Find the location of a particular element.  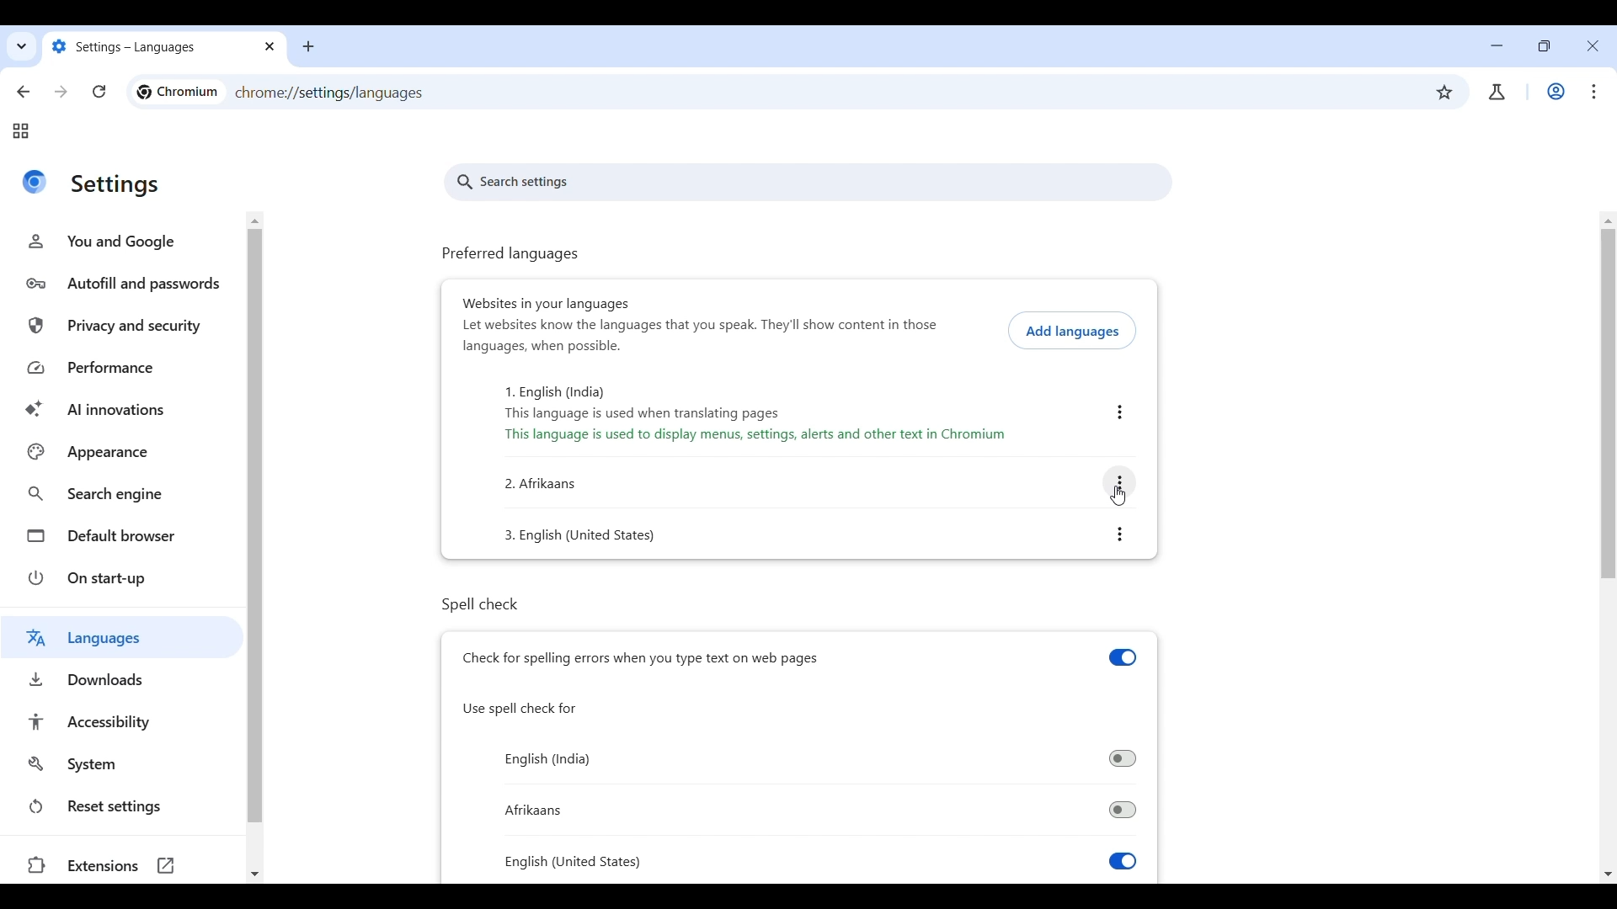

Search engine is located at coordinates (125, 495).